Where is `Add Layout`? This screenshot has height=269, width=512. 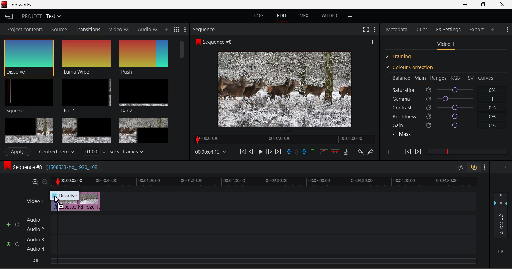 Add Layout is located at coordinates (350, 17).